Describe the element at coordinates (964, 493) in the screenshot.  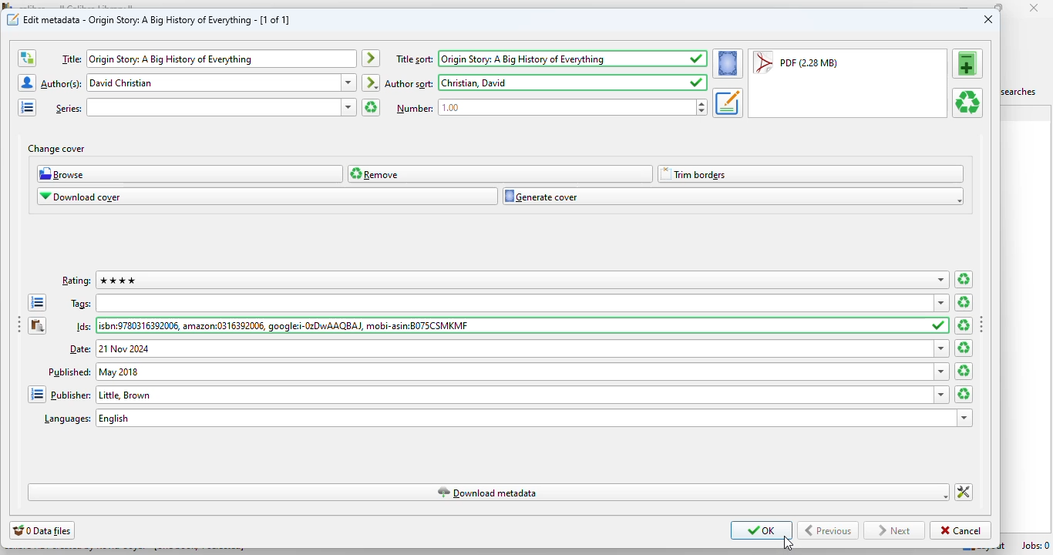
I see `change how calibre downloads metadata` at that location.